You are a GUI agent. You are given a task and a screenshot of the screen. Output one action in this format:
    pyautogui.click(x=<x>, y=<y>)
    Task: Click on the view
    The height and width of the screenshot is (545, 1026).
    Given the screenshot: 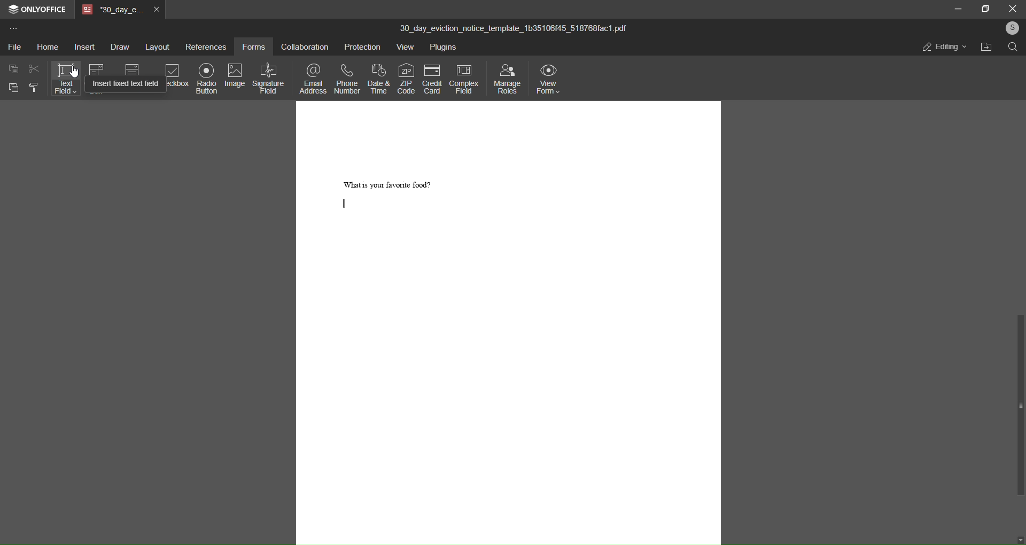 What is the action you would take?
    pyautogui.click(x=404, y=48)
    